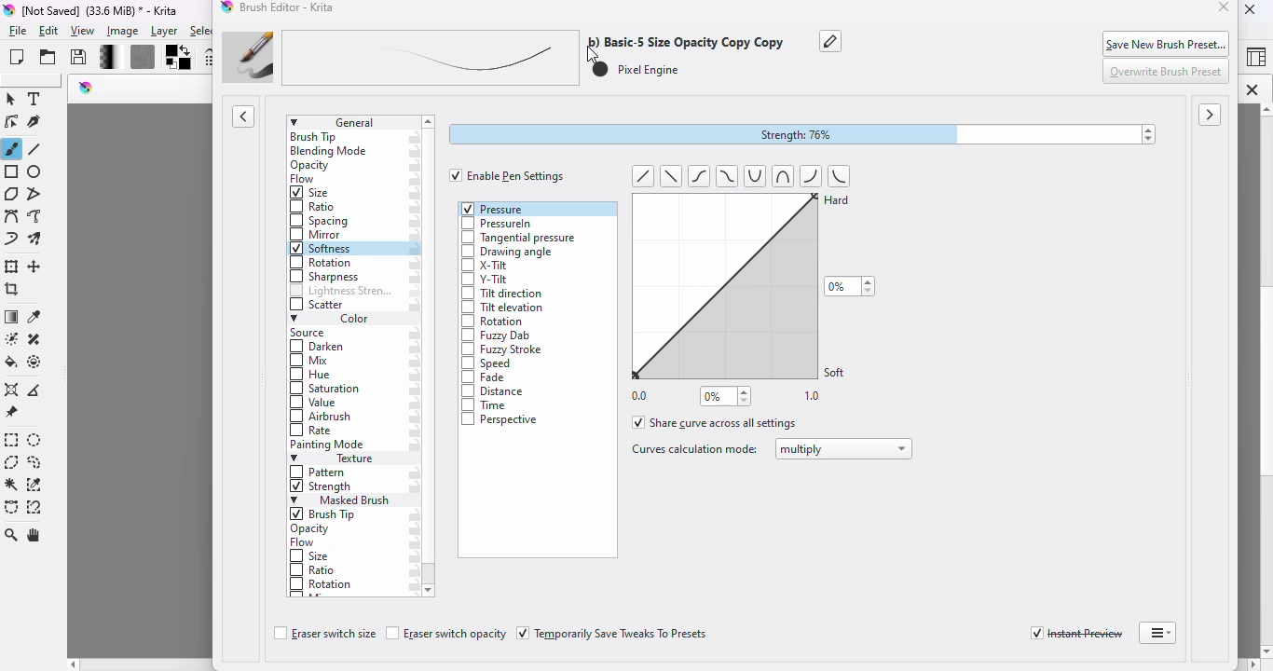 This screenshot has width=1273, height=671. I want to click on contiguous selection tool, so click(12, 486).